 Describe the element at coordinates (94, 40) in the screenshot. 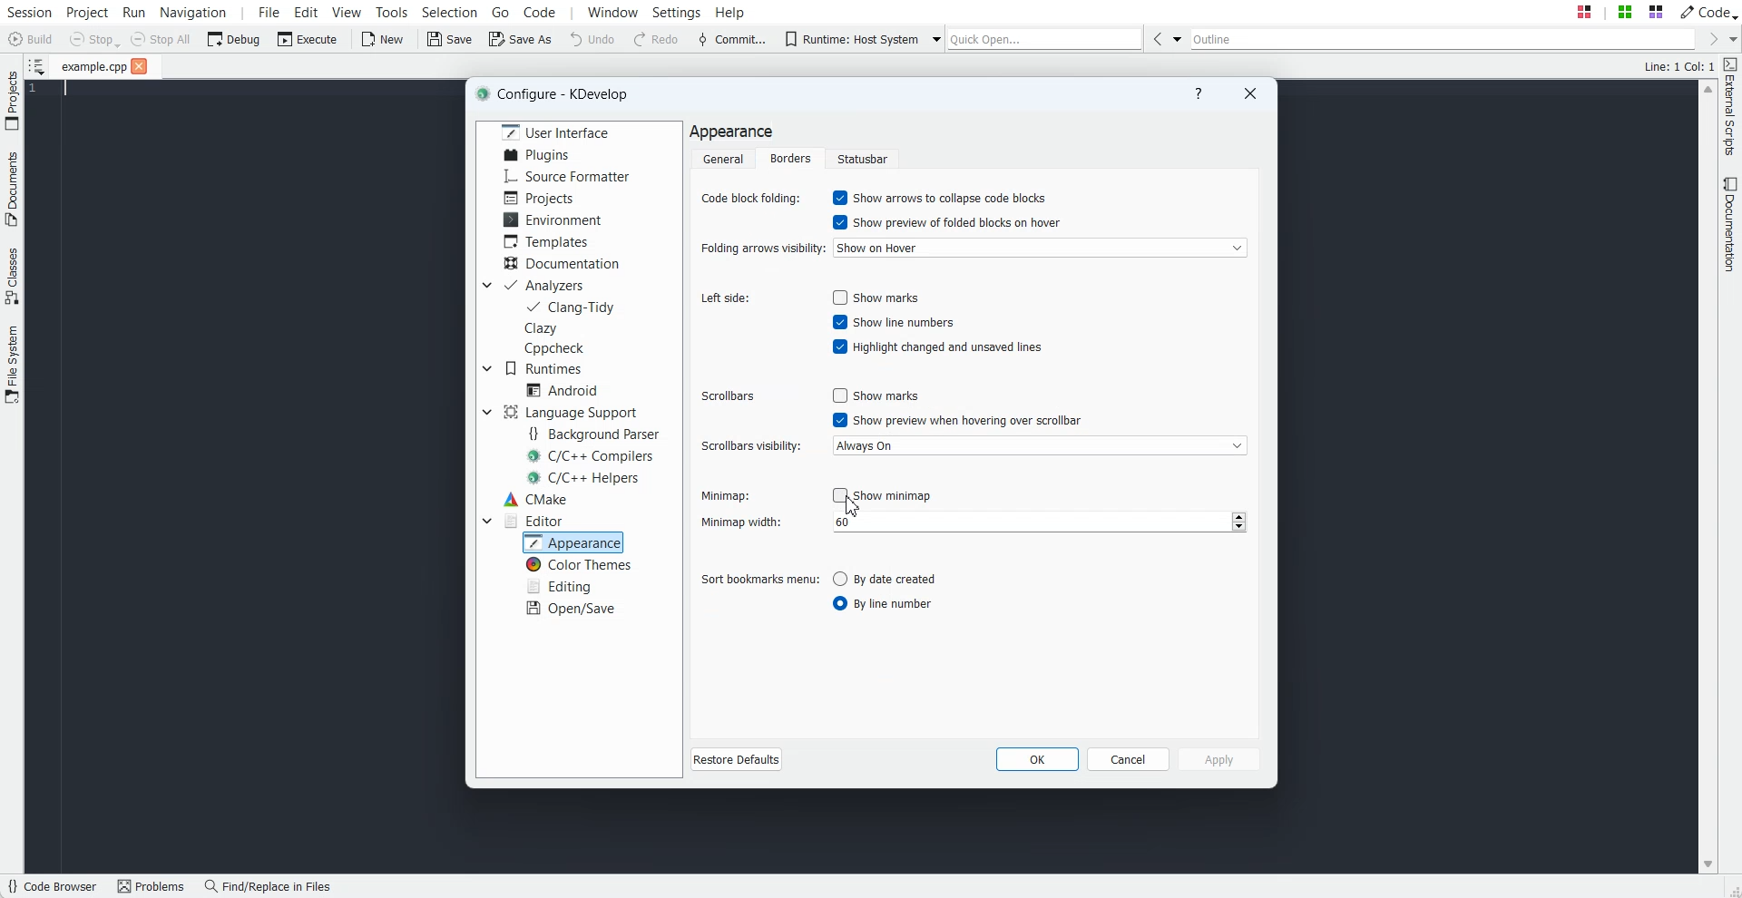

I see `Stop` at that location.